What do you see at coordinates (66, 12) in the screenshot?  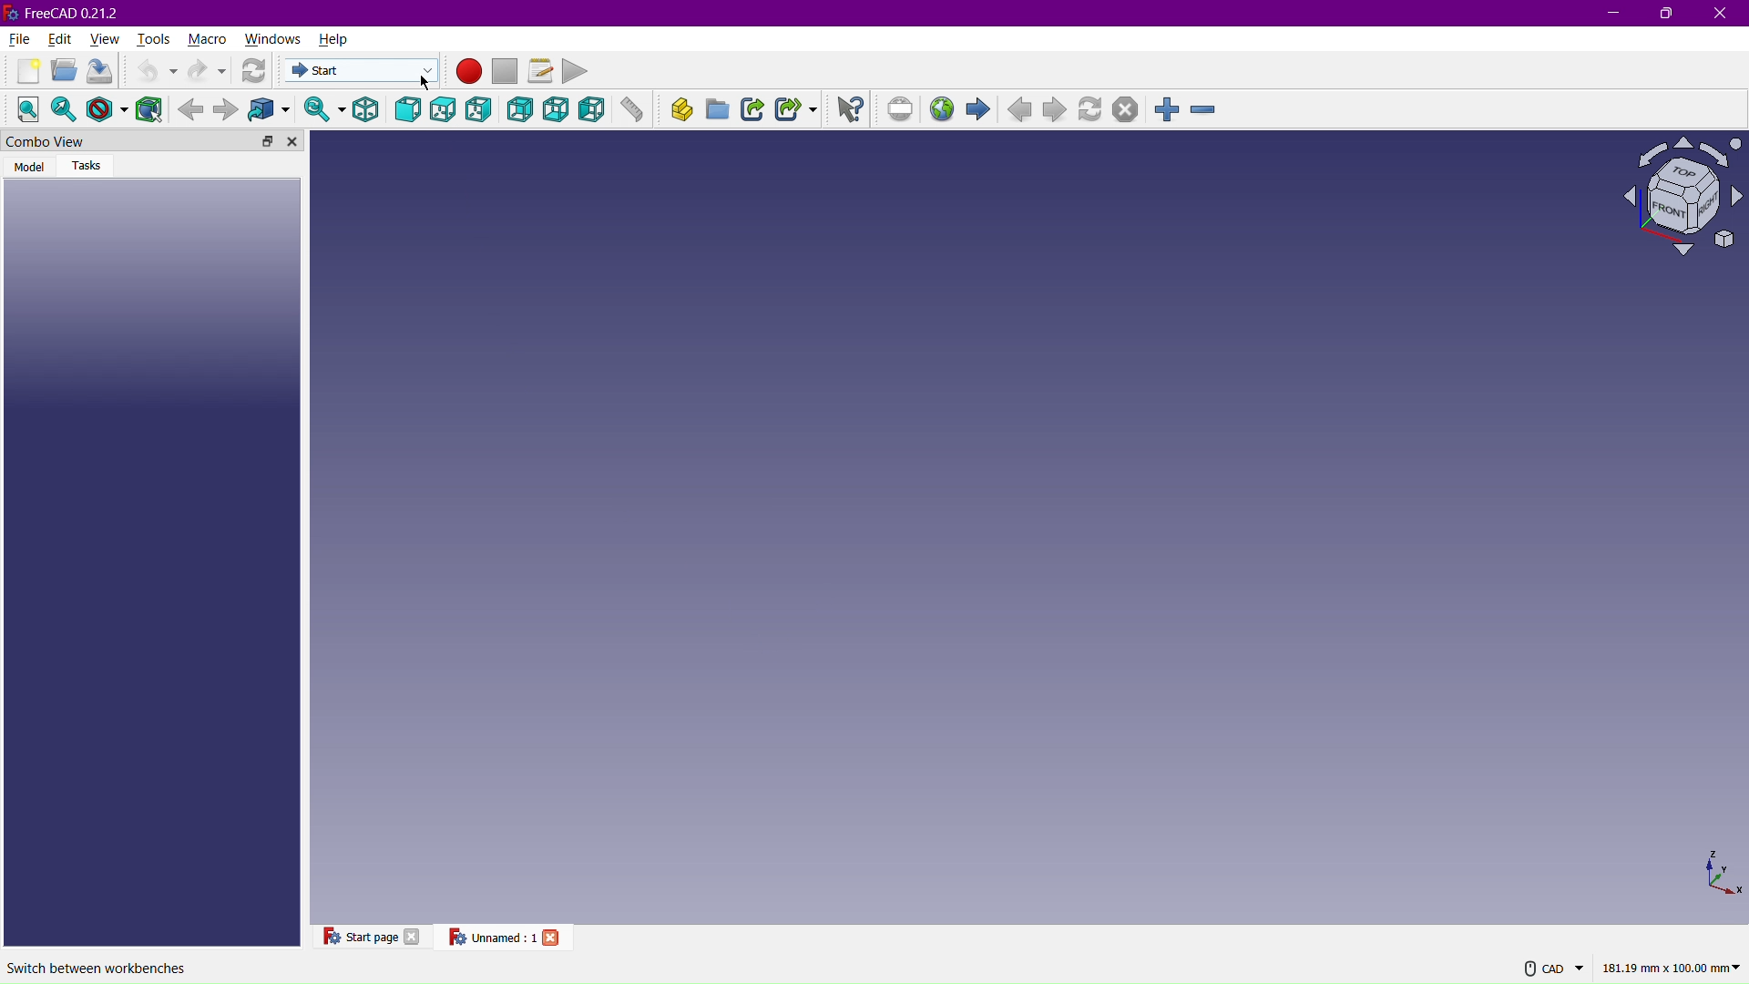 I see `FreeCAD 0.21.2` at bounding box center [66, 12].